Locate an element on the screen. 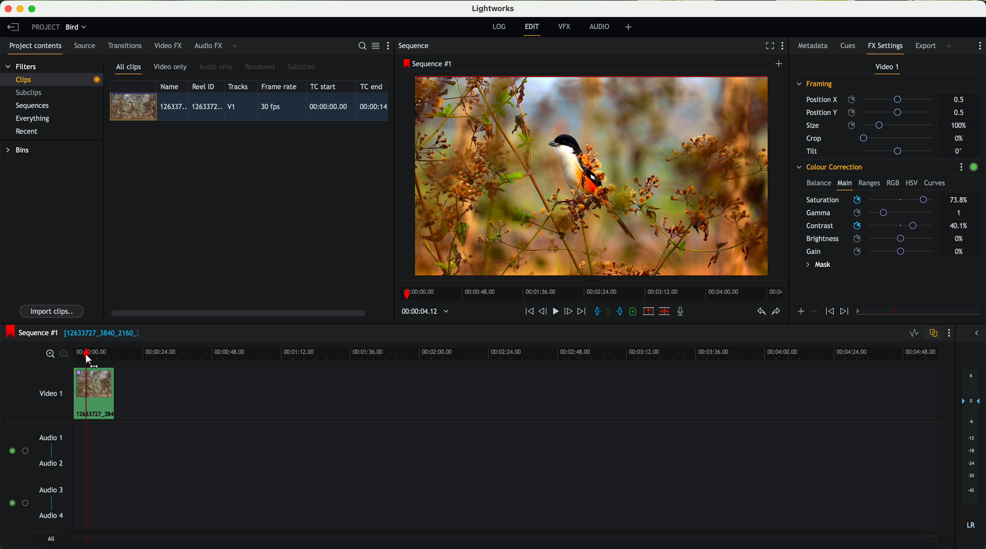 The width and height of the screenshot is (986, 549). timeline is located at coordinates (530, 351).